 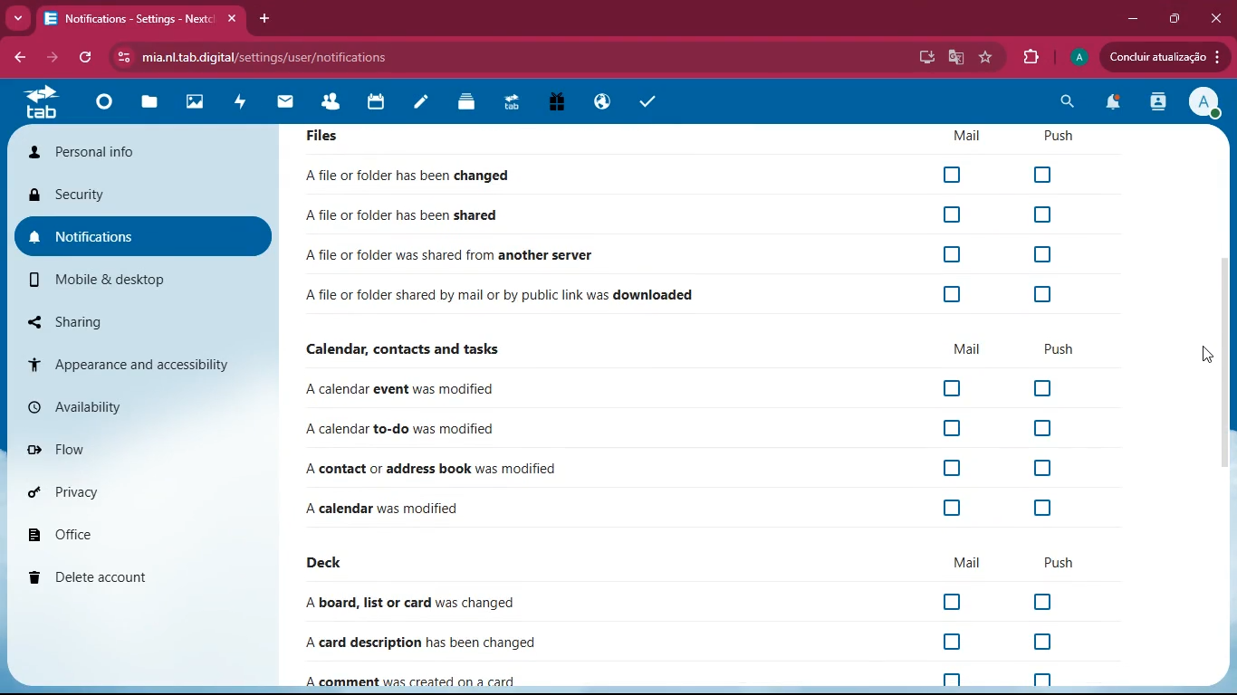 I want to click on off, so click(x=948, y=428).